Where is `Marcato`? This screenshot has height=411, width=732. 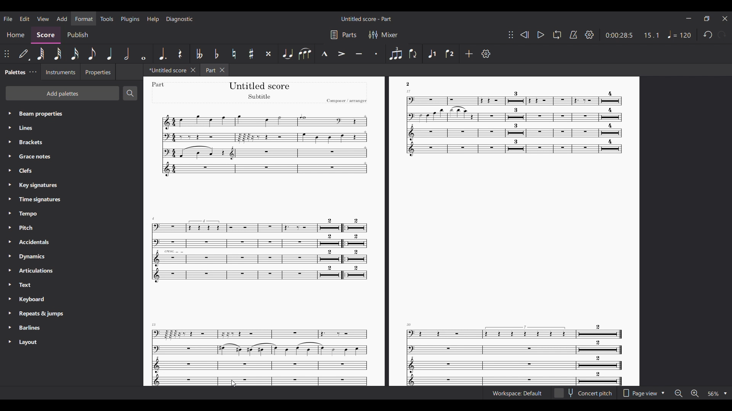 Marcato is located at coordinates (324, 53).